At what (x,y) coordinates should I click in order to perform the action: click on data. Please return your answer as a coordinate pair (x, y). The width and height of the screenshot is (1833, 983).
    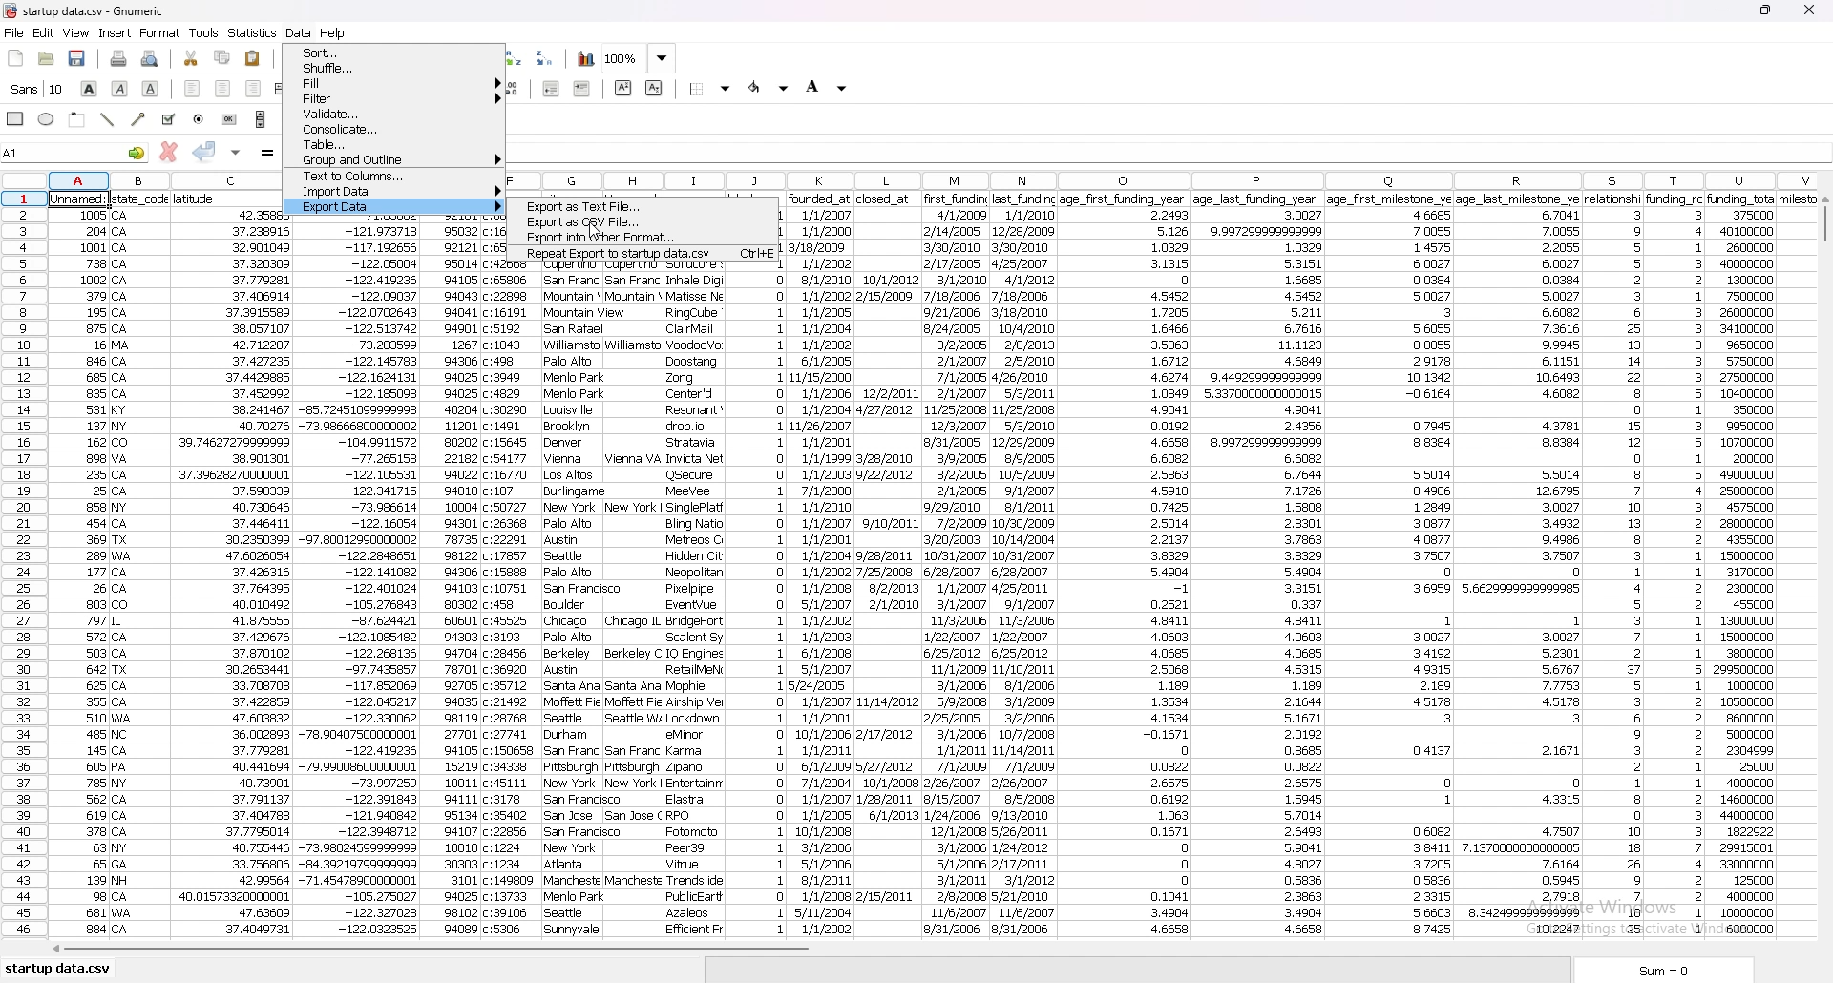
    Looking at the image, I should click on (1023, 562).